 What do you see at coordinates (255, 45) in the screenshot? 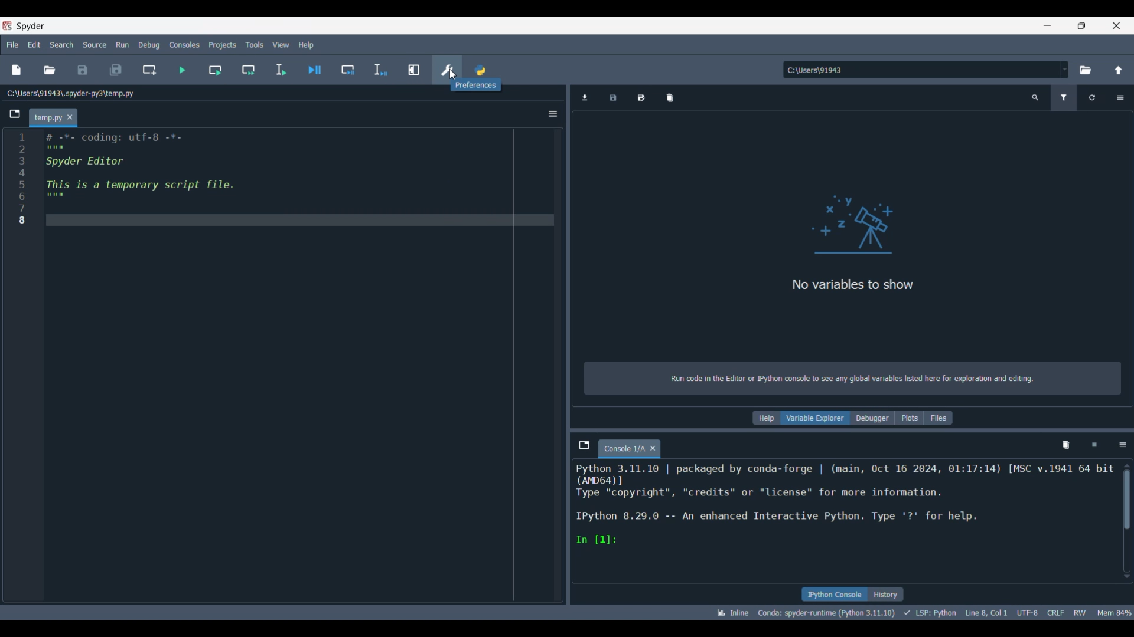
I see `Tools menu` at bounding box center [255, 45].